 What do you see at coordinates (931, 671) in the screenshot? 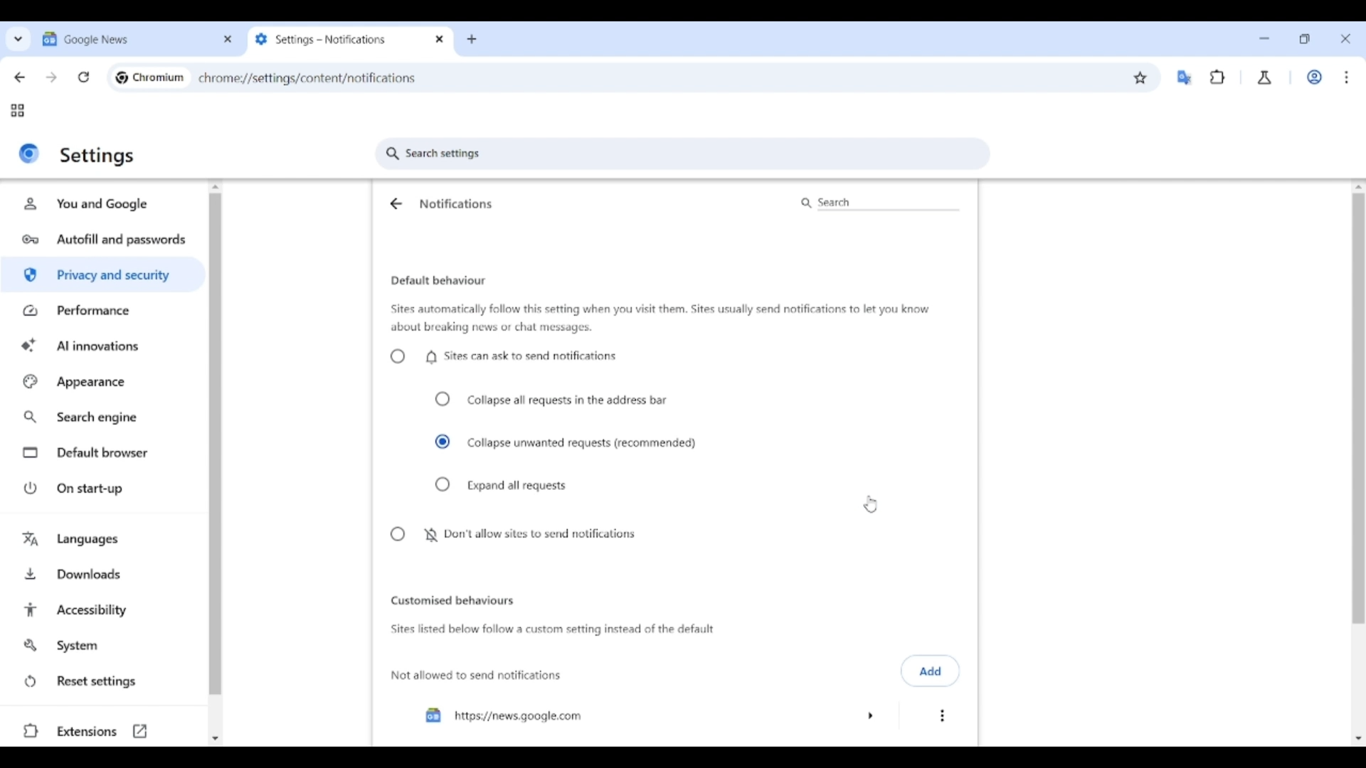
I see `Click to add sites not allowed to send notifications` at bounding box center [931, 671].